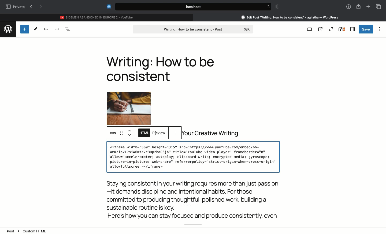  What do you see at coordinates (176, 133) in the screenshot?
I see `more options` at bounding box center [176, 133].